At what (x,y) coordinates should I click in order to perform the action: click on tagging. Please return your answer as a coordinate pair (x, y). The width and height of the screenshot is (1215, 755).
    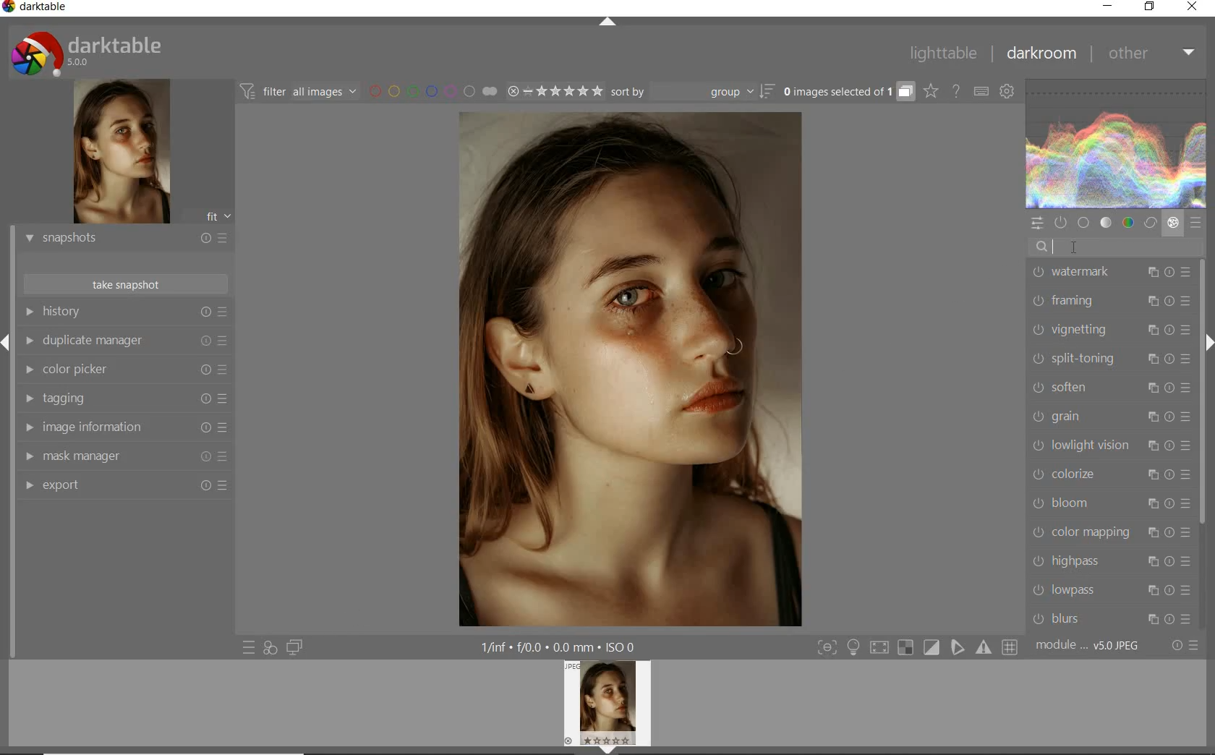
    Looking at the image, I should click on (122, 399).